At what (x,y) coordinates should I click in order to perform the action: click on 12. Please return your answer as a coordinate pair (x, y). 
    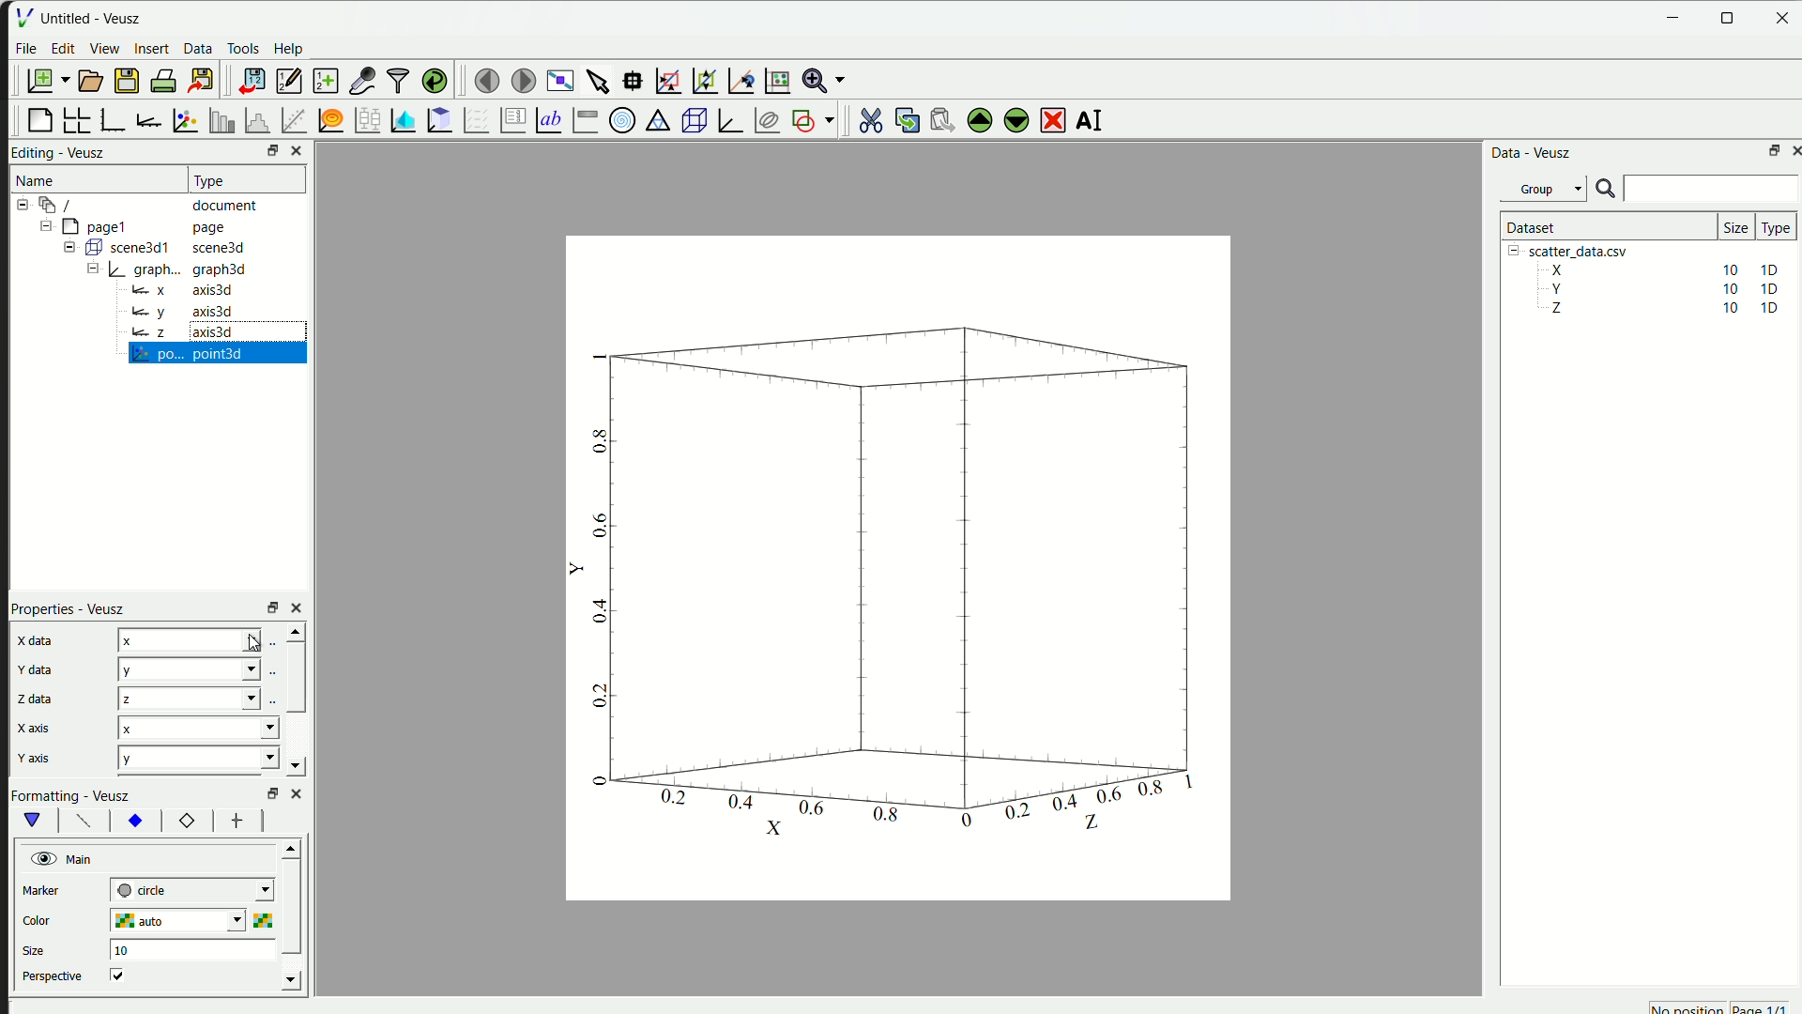
    Looking at the image, I should click on (181, 821).